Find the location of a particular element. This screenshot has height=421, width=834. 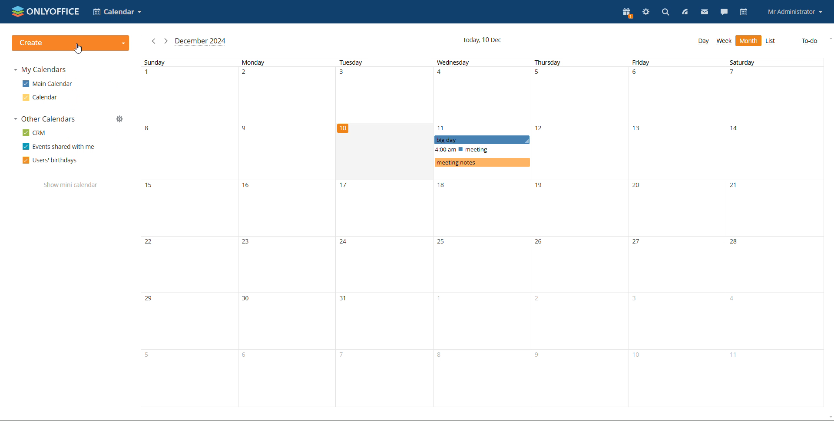

tuesday is located at coordinates (384, 232).